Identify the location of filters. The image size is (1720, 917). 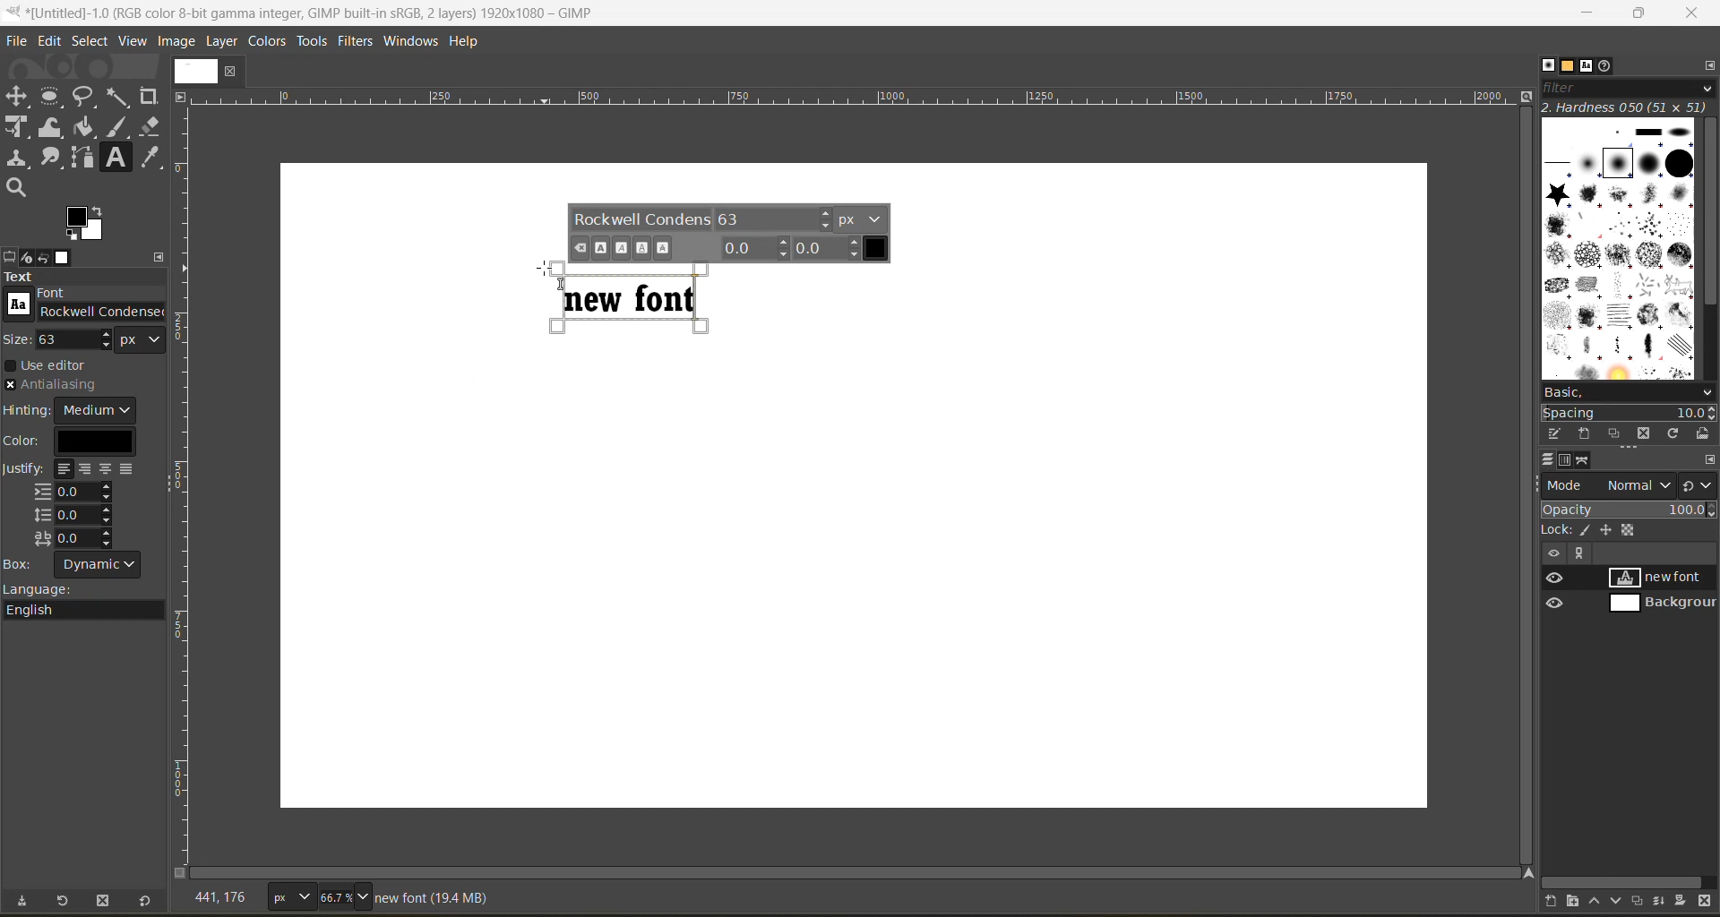
(360, 42).